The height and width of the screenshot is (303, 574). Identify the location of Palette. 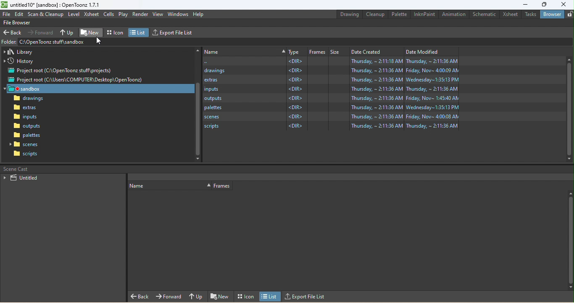
(398, 14).